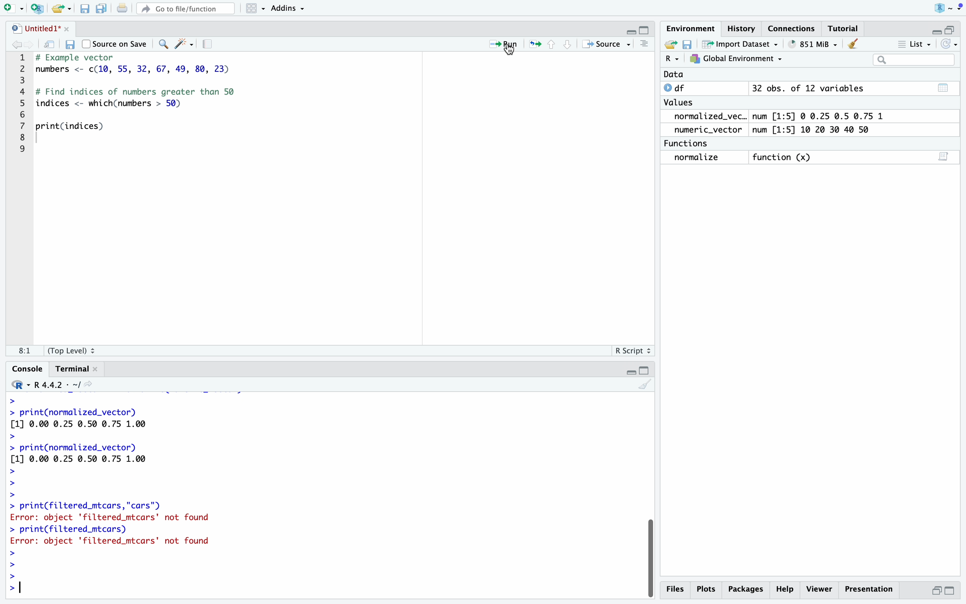  I want to click on R 4.4.2, so click(52, 384).